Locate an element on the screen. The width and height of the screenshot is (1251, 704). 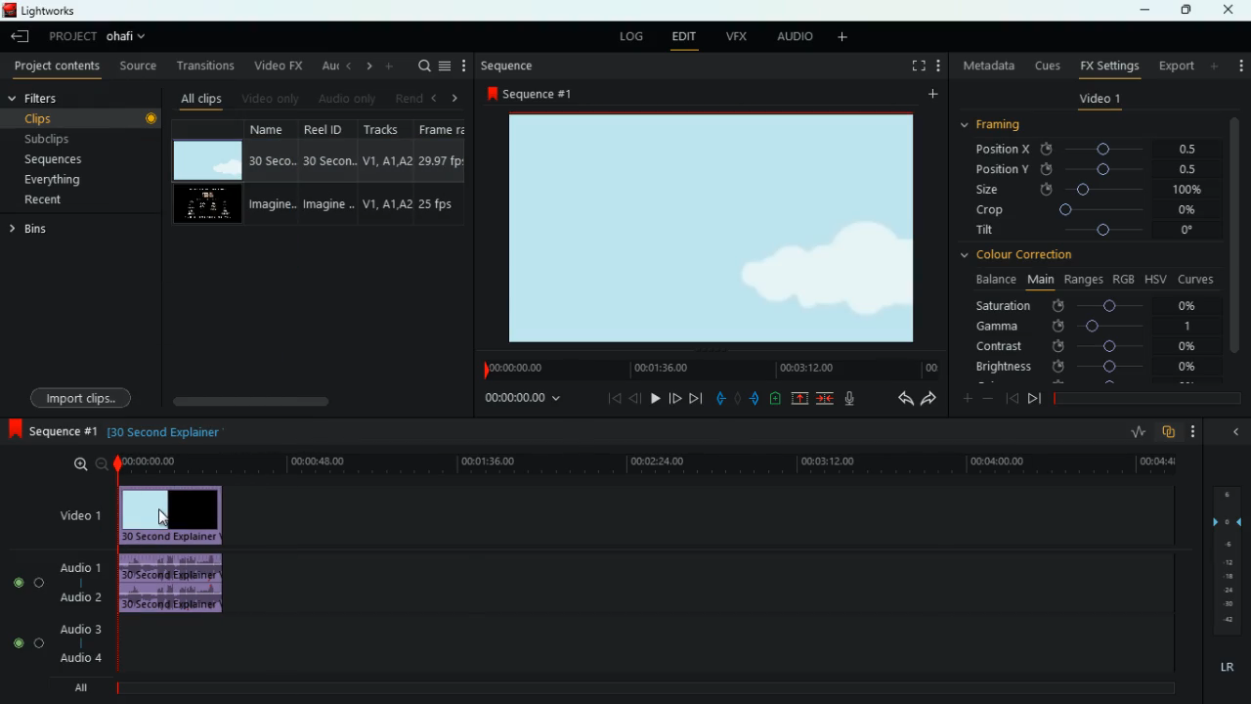
zoom is located at coordinates (89, 464).